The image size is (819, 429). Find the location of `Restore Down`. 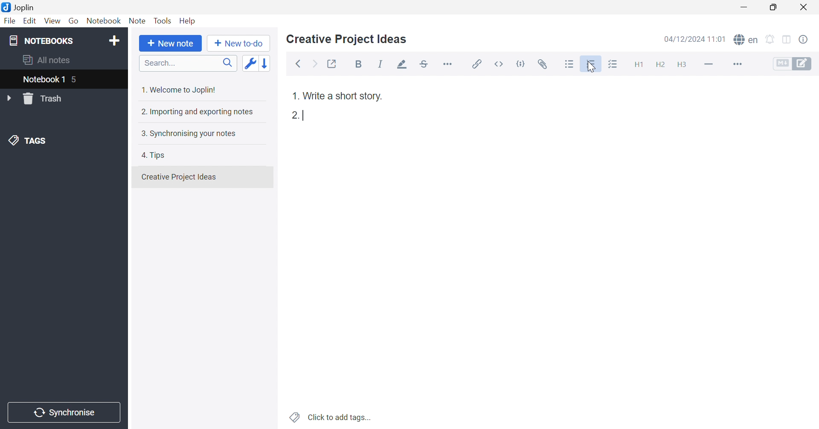

Restore Down is located at coordinates (777, 8).